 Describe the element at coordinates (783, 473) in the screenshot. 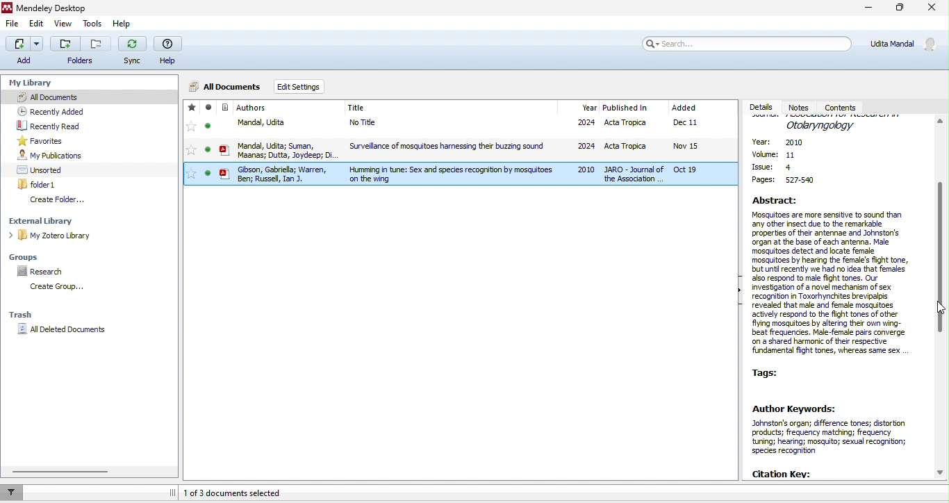

I see `citation key` at that location.